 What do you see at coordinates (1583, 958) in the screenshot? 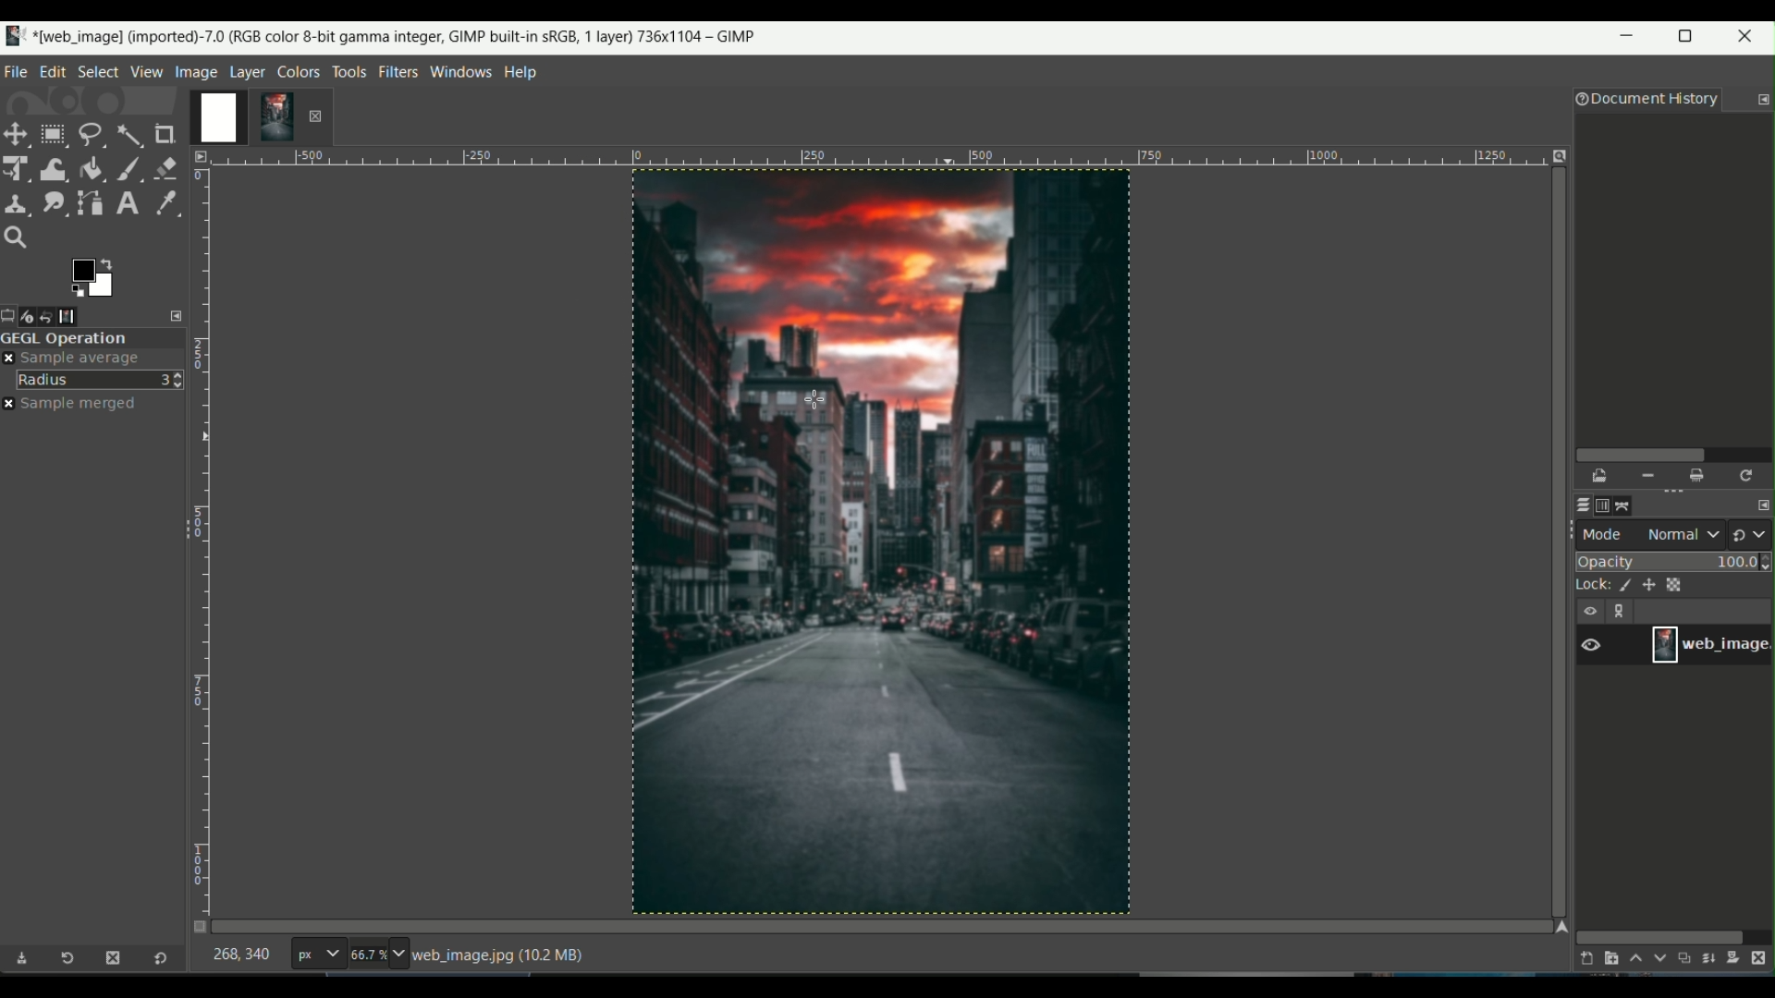
I see `create new layer` at bounding box center [1583, 958].